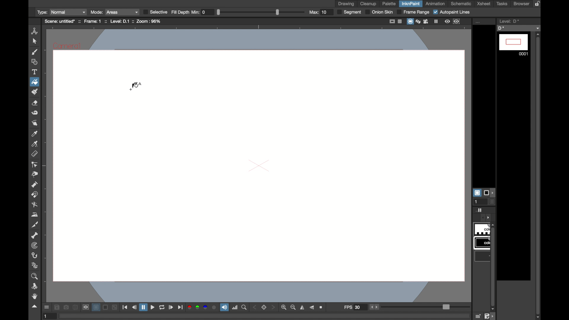 The width and height of the screenshot is (569, 320). Describe the element at coordinates (197, 308) in the screenshot. I see `green` at that location.